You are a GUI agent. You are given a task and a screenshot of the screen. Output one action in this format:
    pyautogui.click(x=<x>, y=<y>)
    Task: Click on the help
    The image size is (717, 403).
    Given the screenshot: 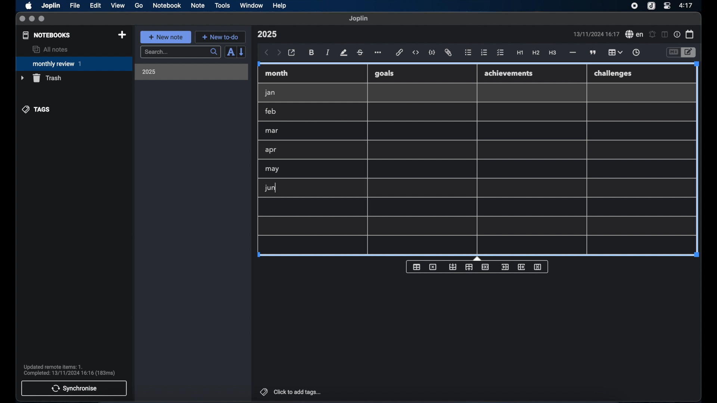 What is the action you would take?
    pyautogui.click(x=280, y=6)
    